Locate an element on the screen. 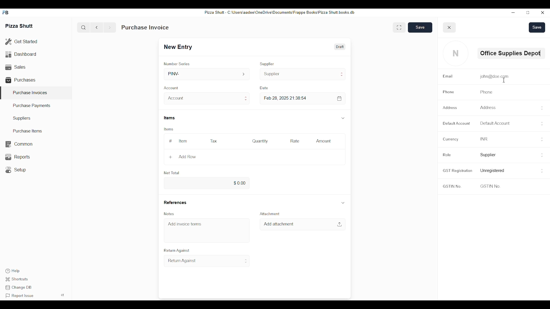 The height and width of the screenshot is (309, 550). john@doe.com is located at coordinates (493, 76).